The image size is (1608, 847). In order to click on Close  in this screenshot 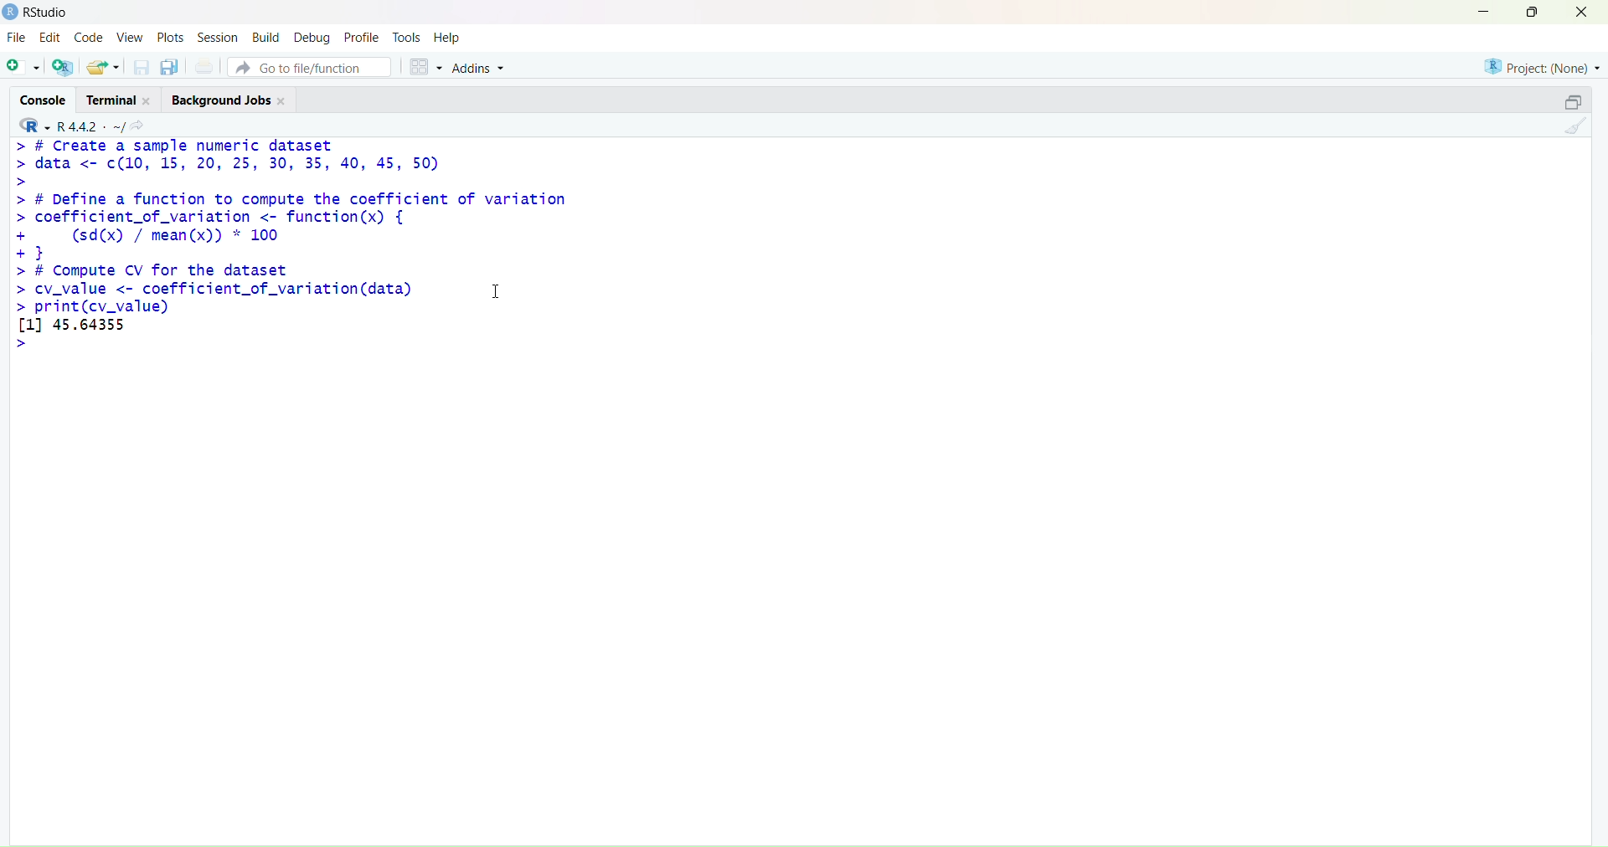, I will do `click(283, 101)`.